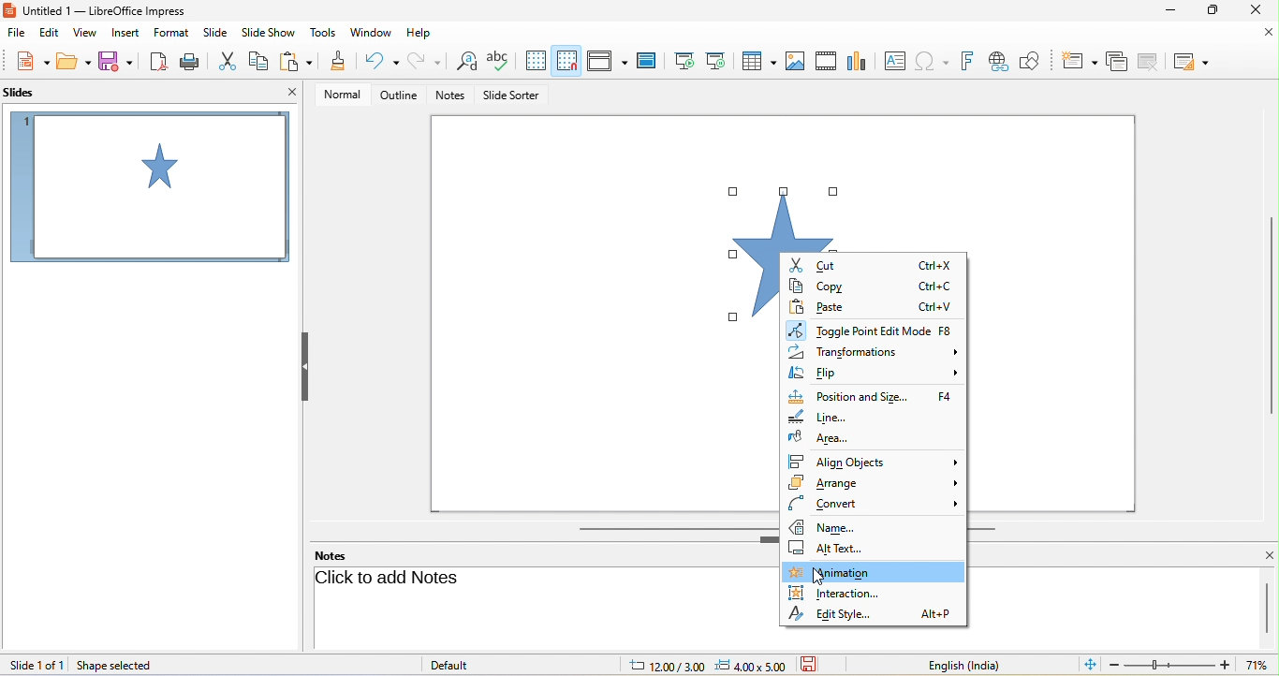  I want to click on table, so click(756, 60).